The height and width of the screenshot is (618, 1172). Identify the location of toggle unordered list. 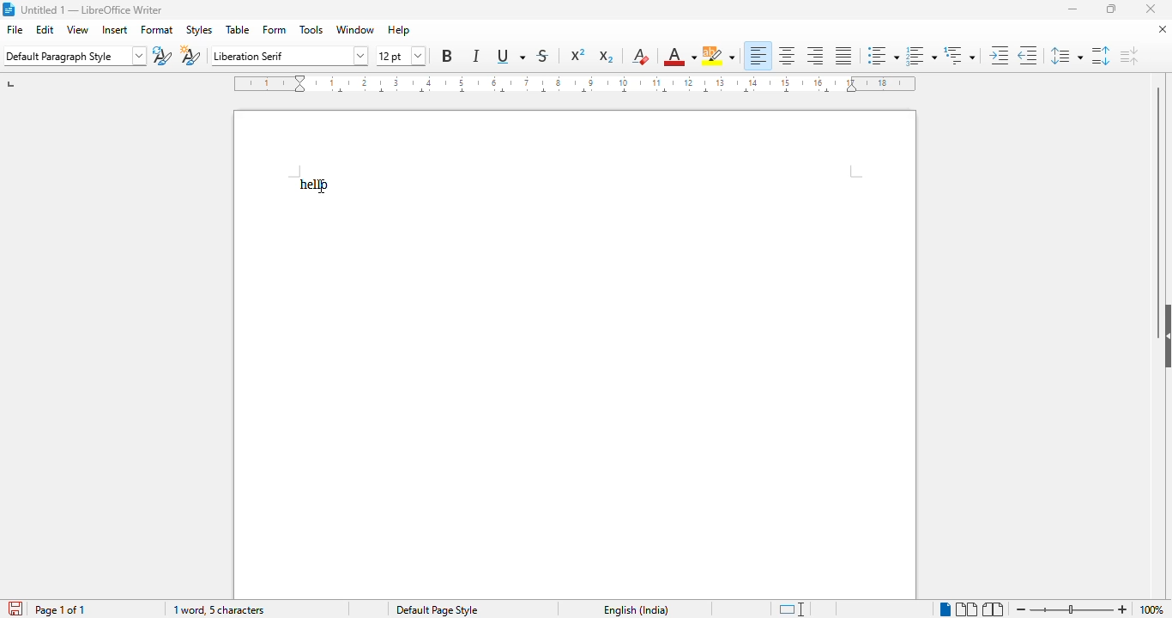
(883, 55).